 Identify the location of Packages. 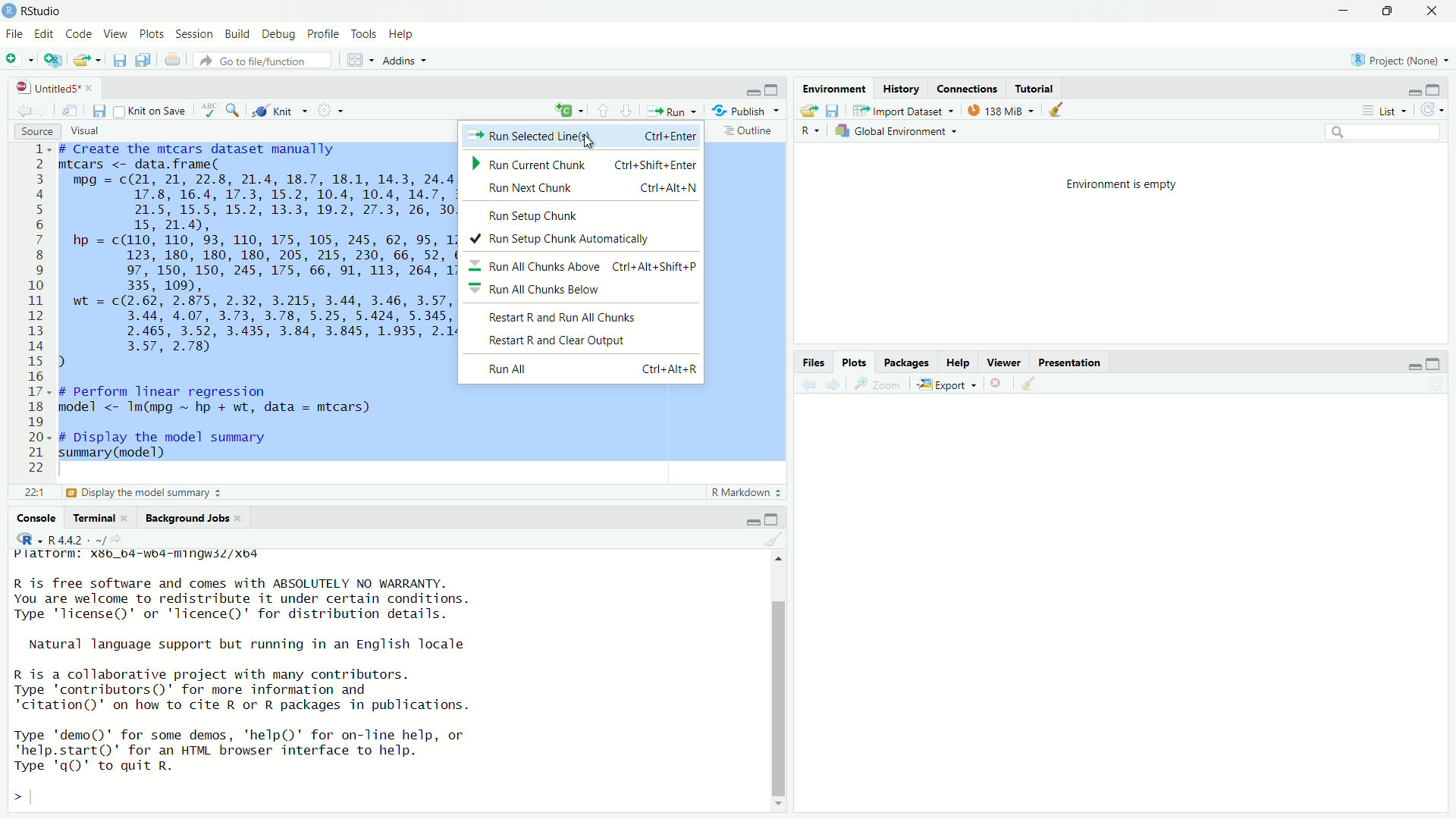
(907, 362).